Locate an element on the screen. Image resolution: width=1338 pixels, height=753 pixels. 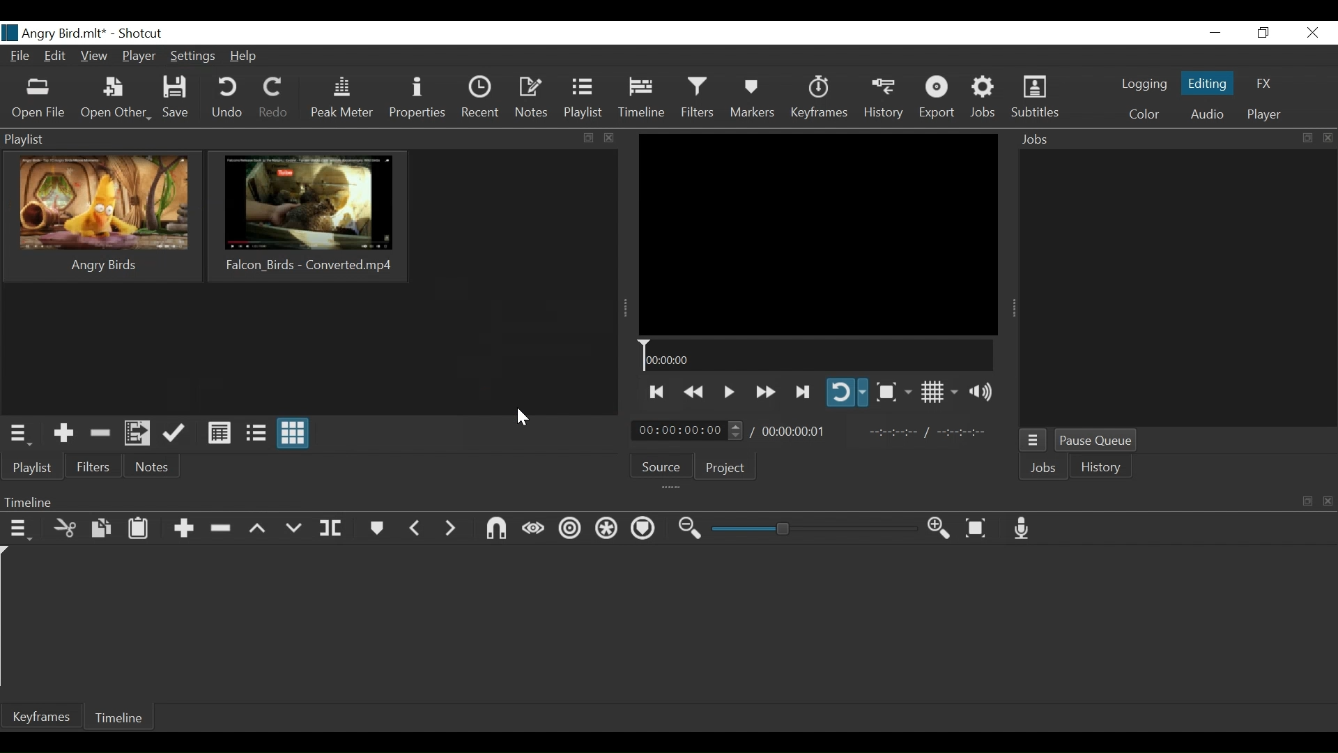
Timeline menu is located at coordinates (22, 531).